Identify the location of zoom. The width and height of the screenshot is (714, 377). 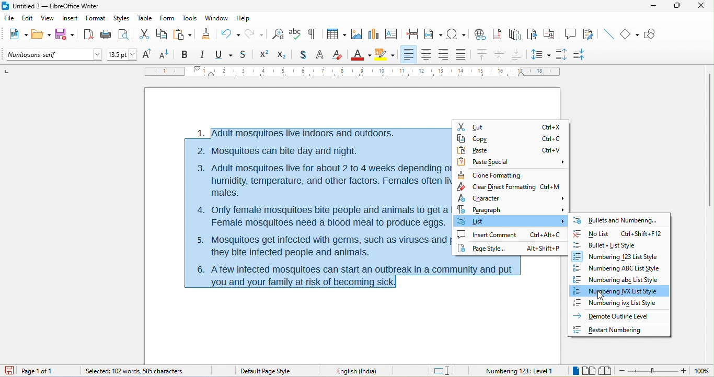
(665, 371).